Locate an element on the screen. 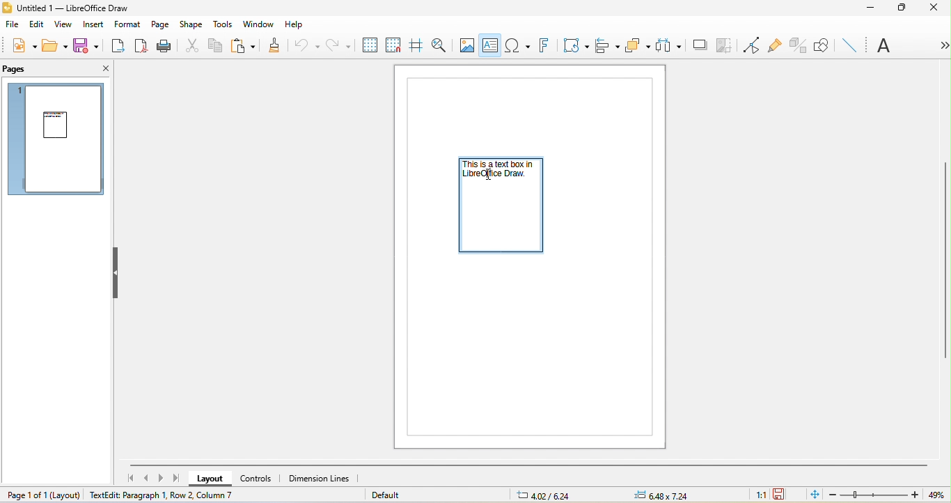 The image size is (951, 503). controls is located at coordinates (261, 478).